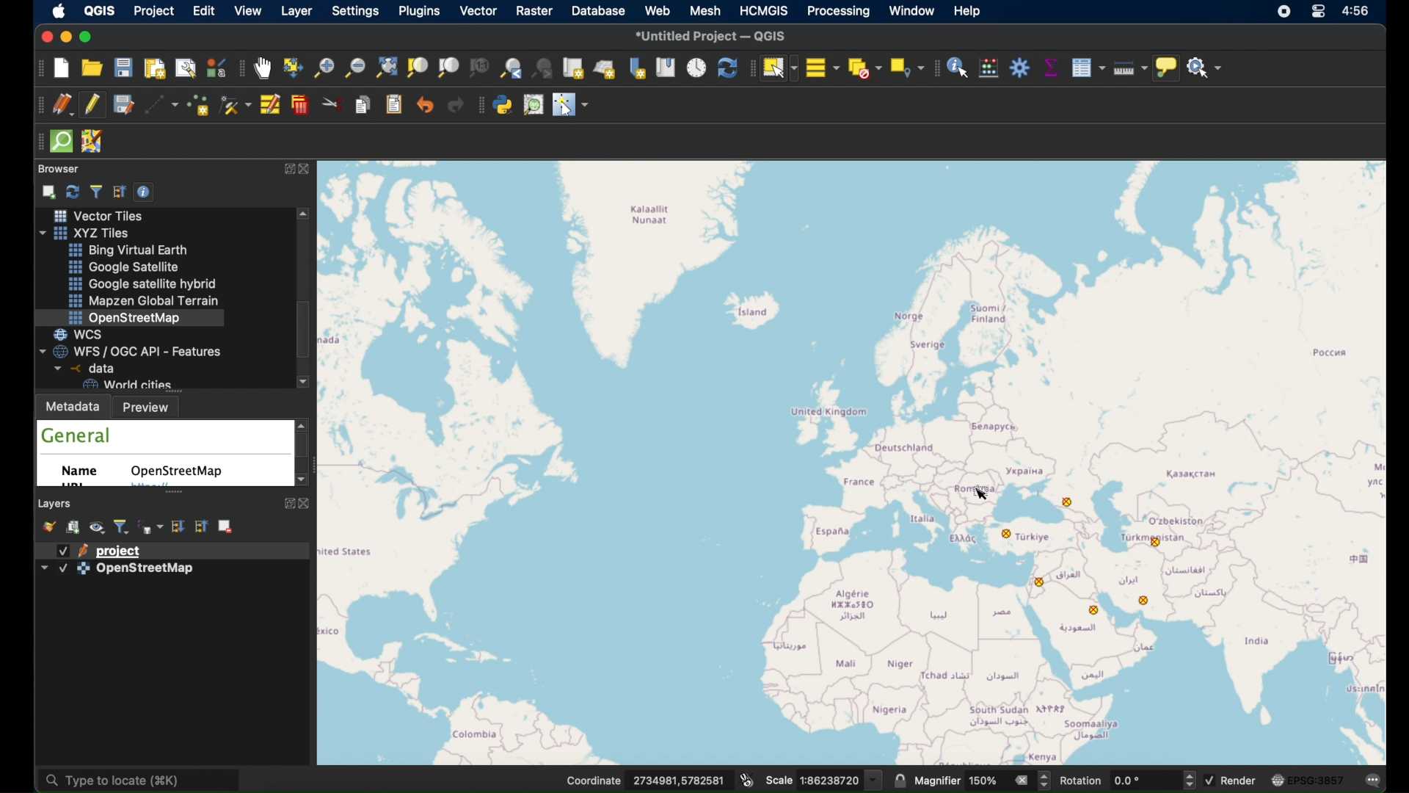 The height and width of the screenshot is (793, 1409). I want to click on new map view, so click(574, 68).